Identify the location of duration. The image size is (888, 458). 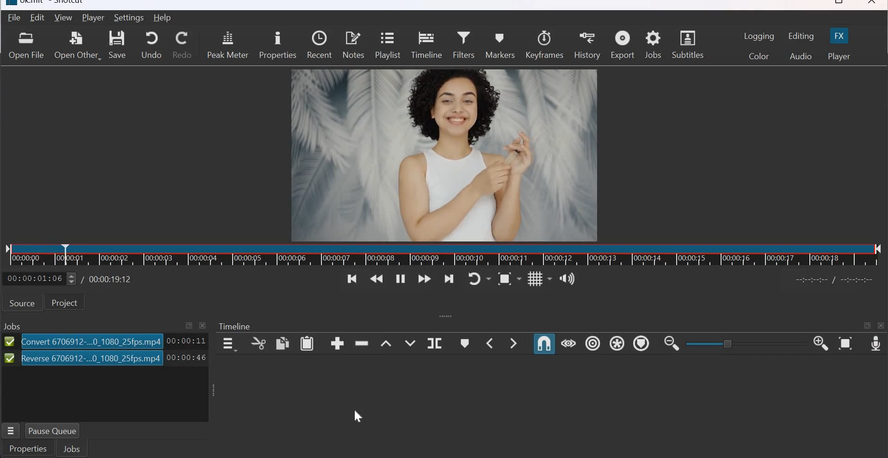
(187, 358).